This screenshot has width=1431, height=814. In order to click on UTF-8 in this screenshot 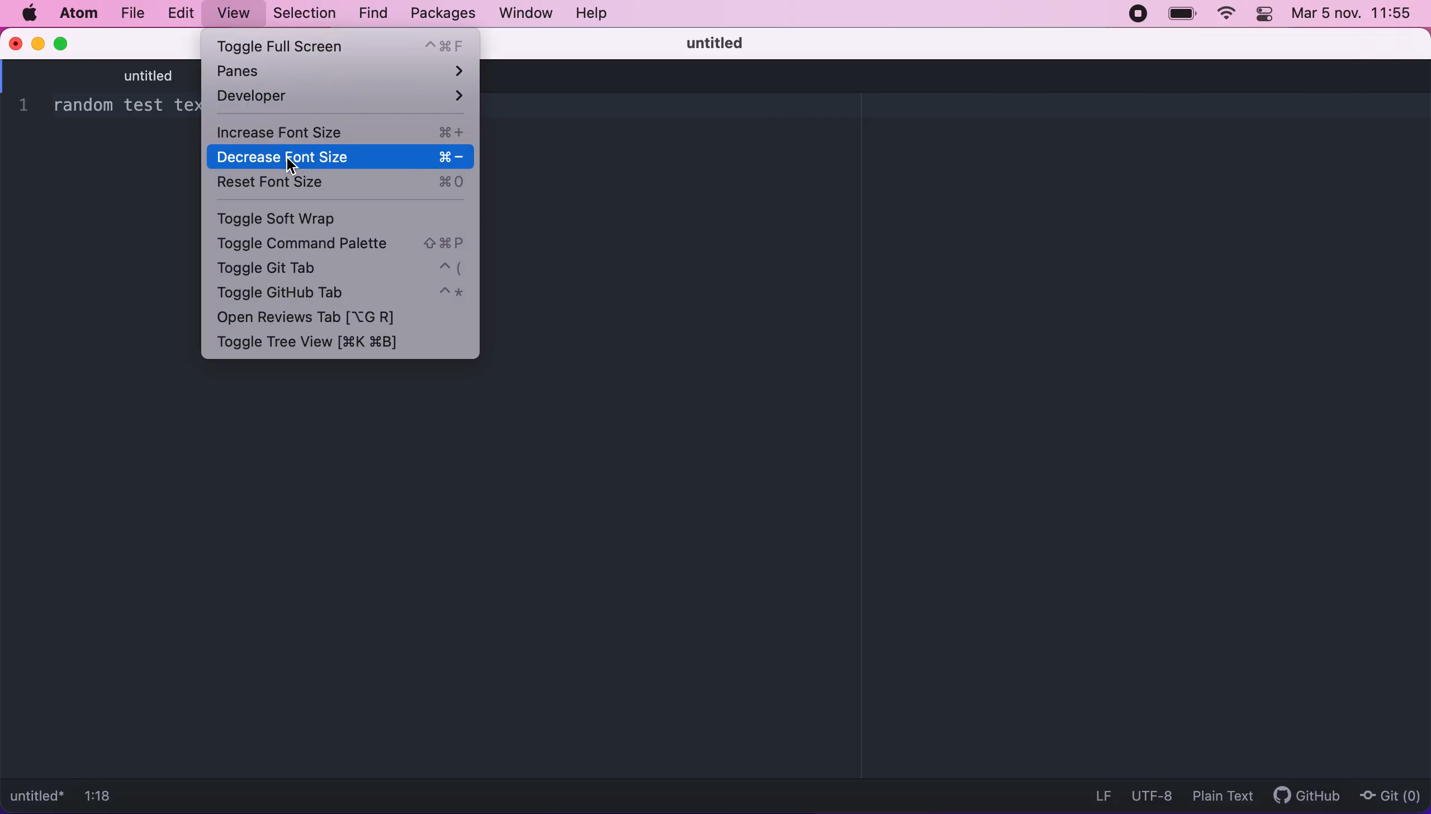, I will do `click(1153, 795)`.